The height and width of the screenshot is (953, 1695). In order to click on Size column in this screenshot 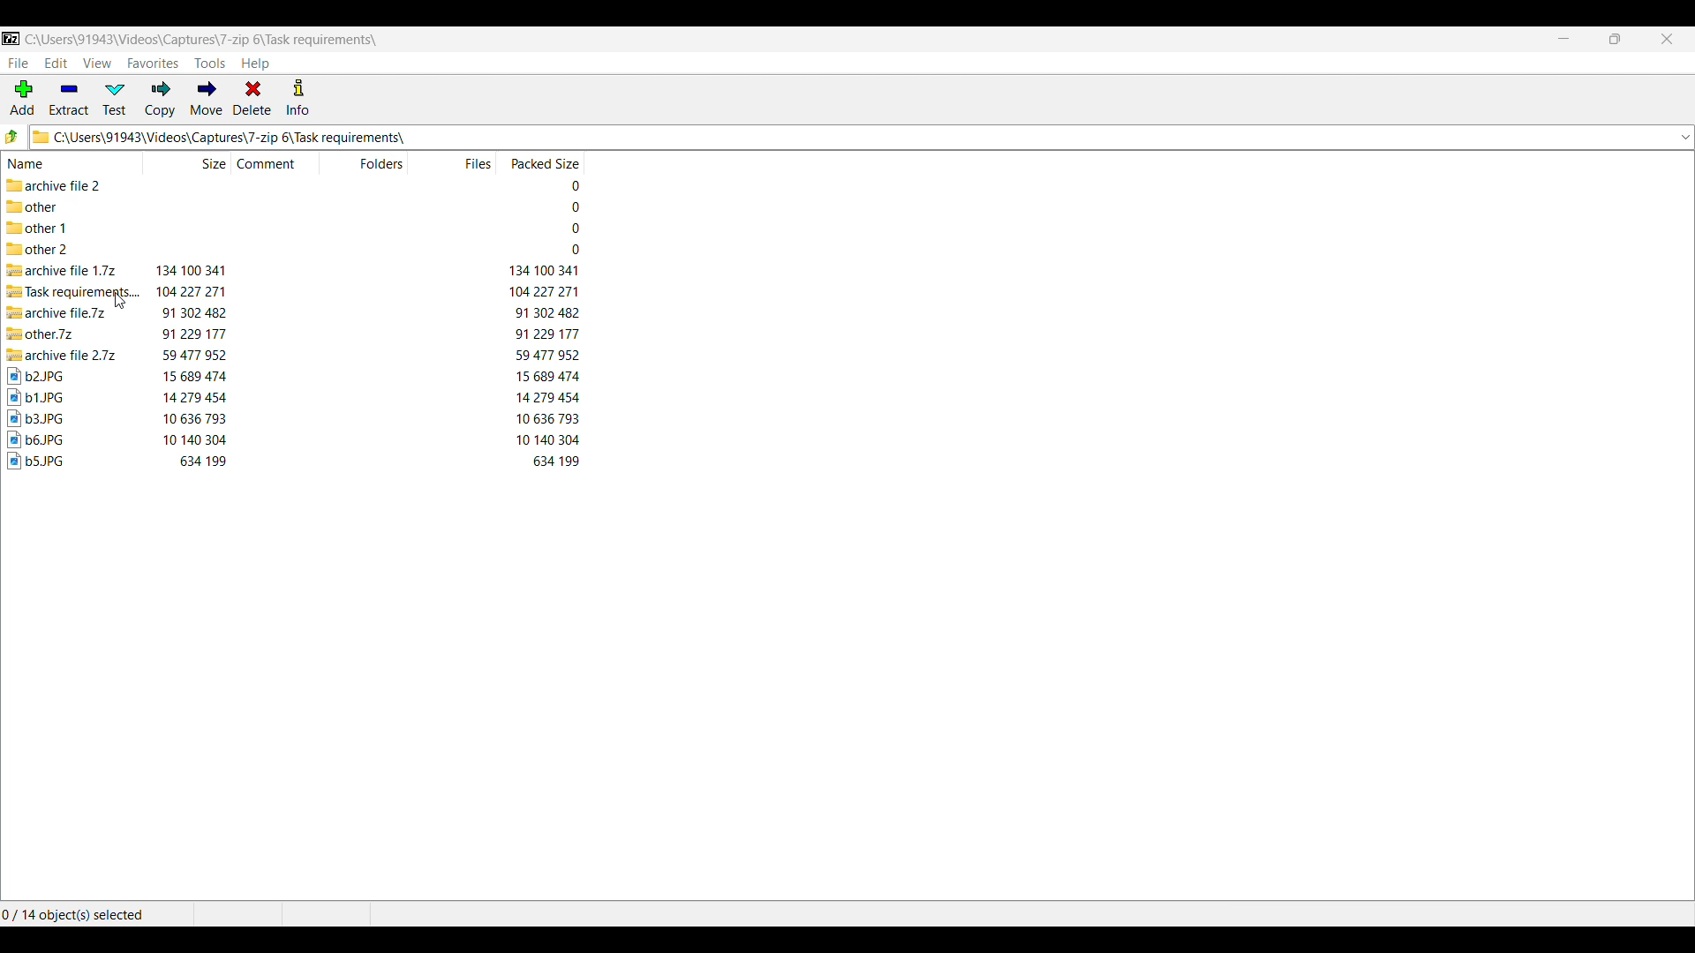, I will do `click(187, 162)`.